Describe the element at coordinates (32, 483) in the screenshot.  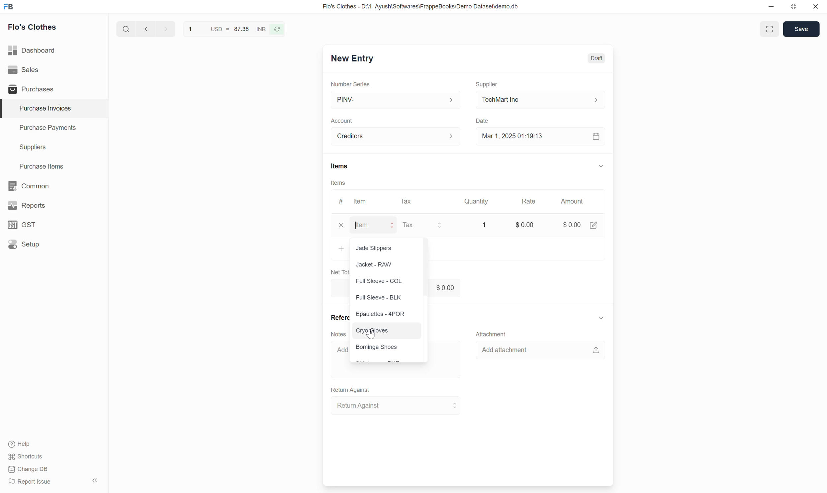
I see `Report issue` at that location.